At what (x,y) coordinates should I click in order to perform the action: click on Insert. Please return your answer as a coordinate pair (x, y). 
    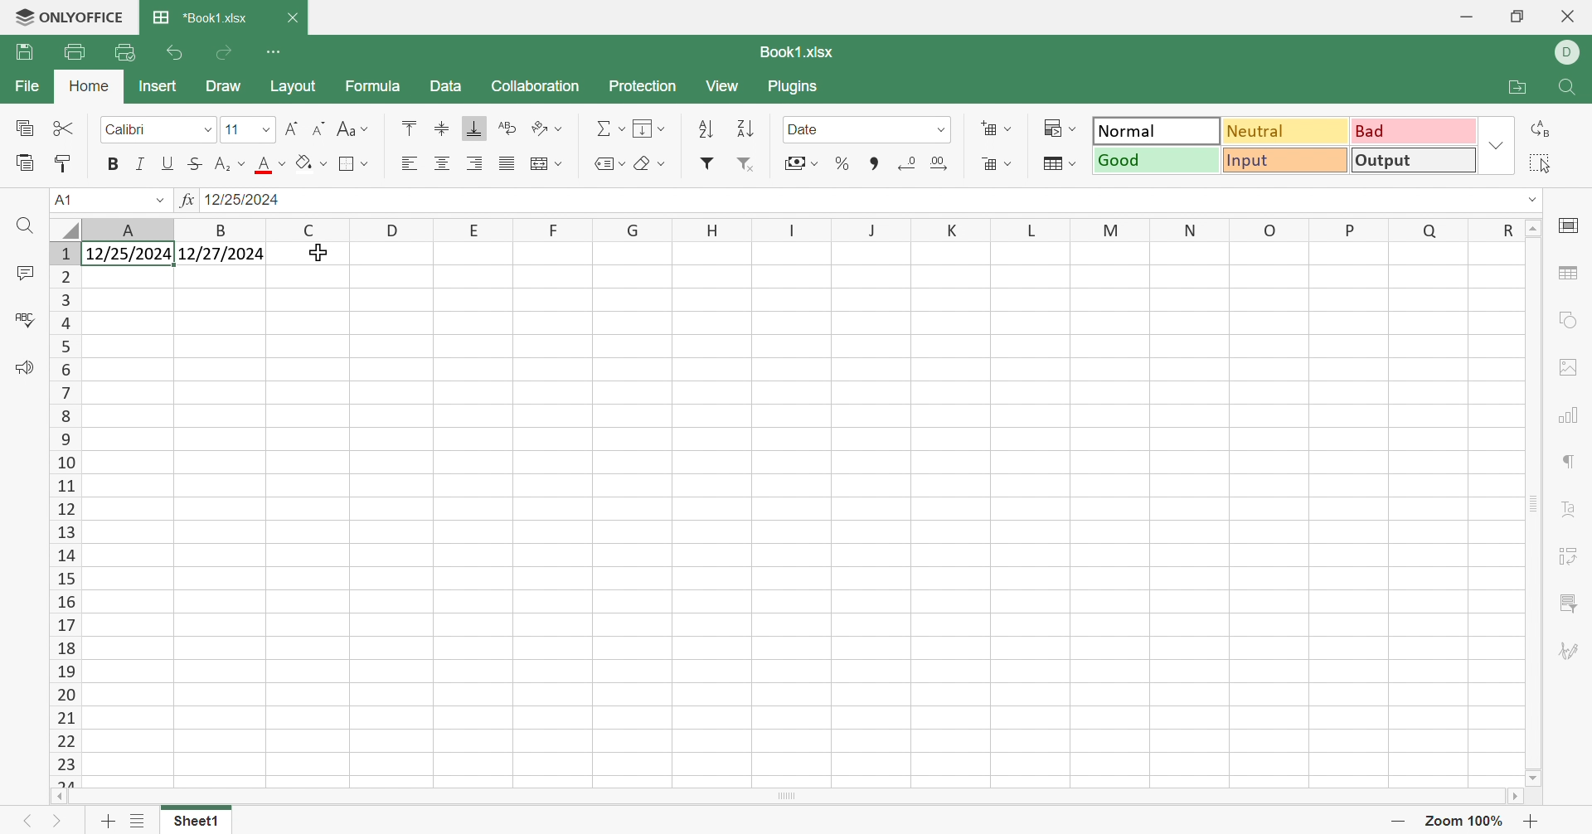
    Looking at the image, I should click on (158, 86).